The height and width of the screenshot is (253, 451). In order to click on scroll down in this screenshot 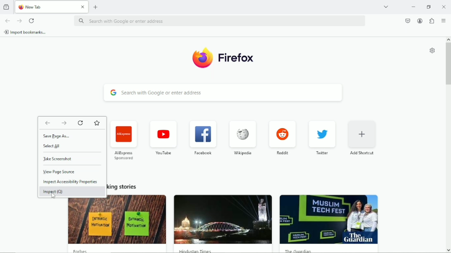, I will do `click(448, 249)`.